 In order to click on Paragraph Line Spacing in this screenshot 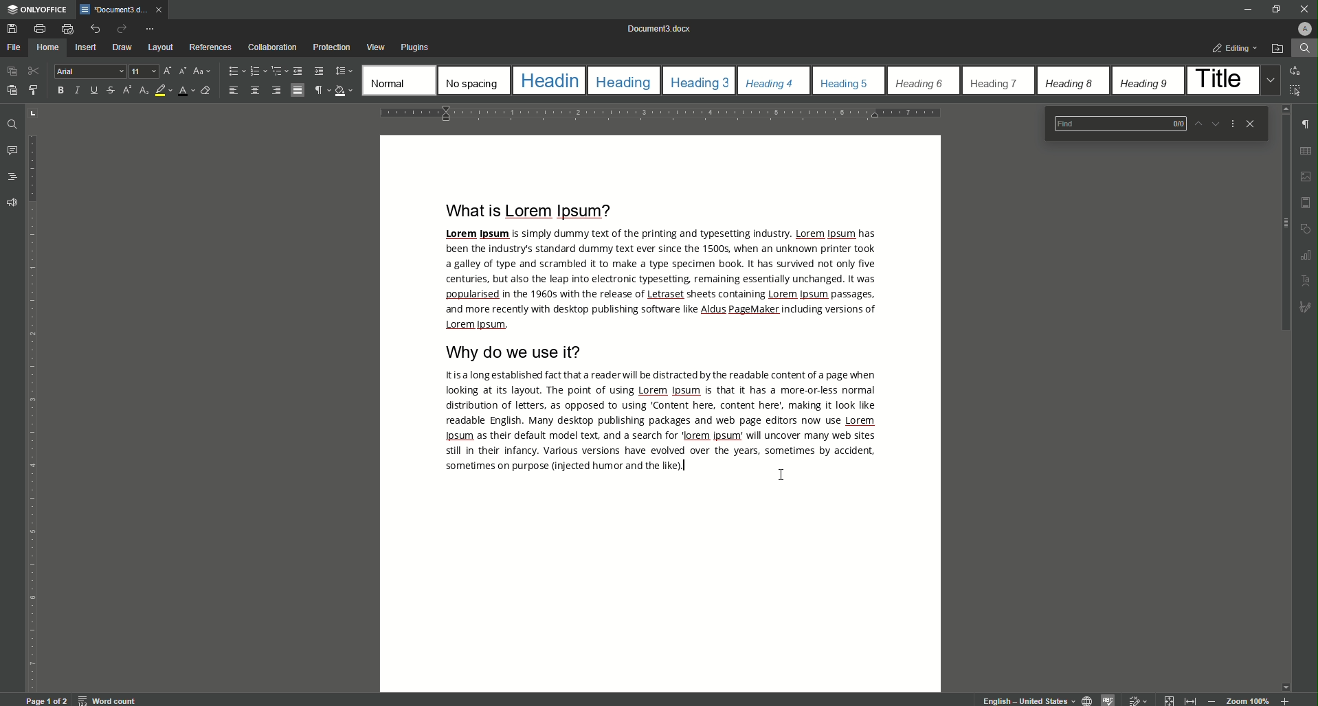, I will do `click(344, 70)`.